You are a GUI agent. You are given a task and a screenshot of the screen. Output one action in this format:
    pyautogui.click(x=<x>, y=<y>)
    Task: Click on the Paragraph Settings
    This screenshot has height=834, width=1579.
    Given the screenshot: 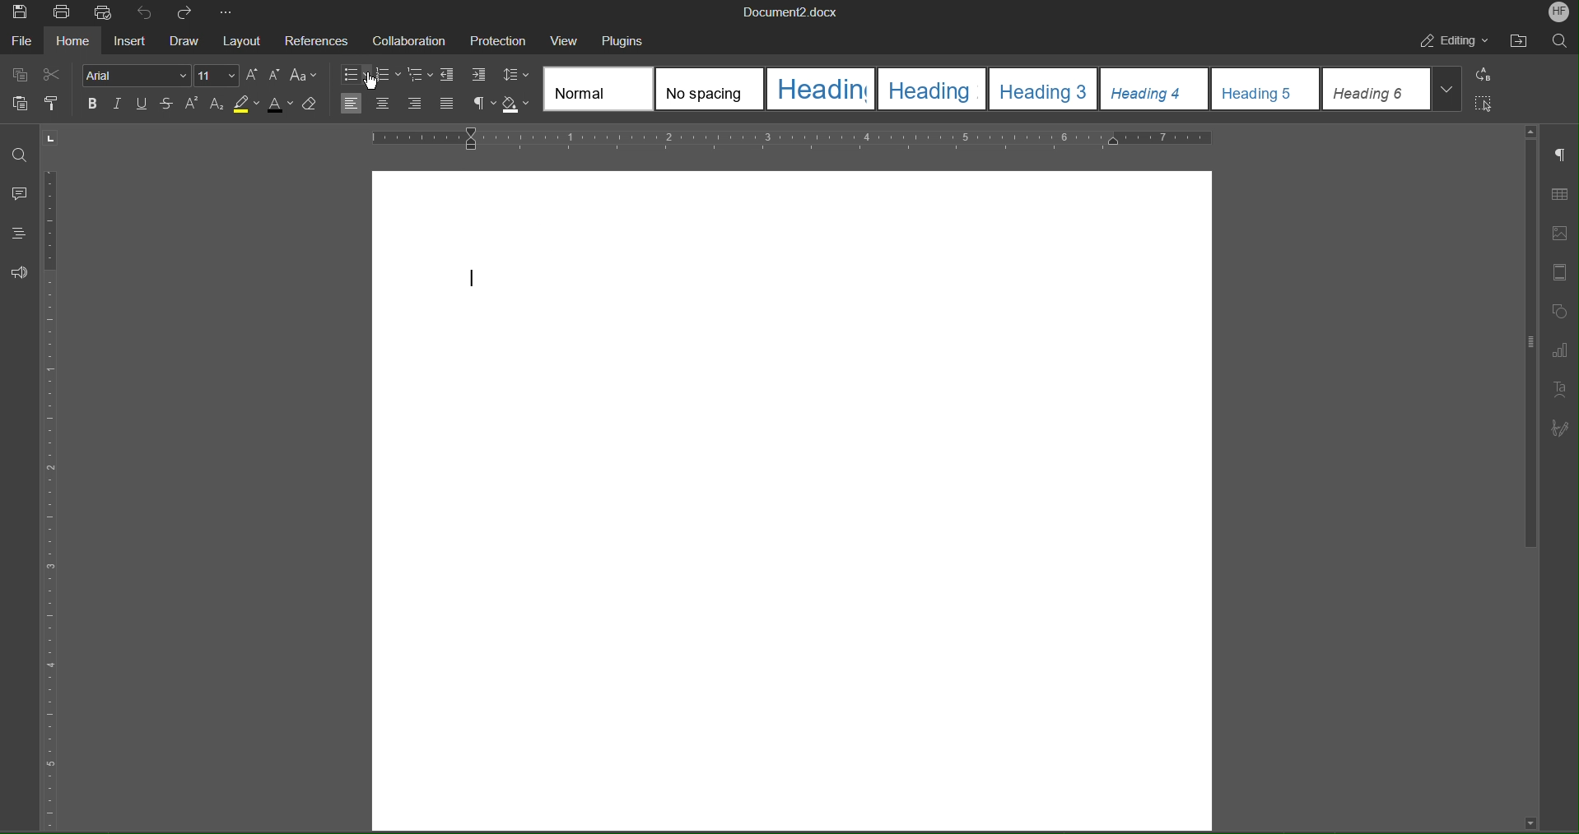 What is the action you would take?
    pyautogui.click(x=1558, y=157)
    